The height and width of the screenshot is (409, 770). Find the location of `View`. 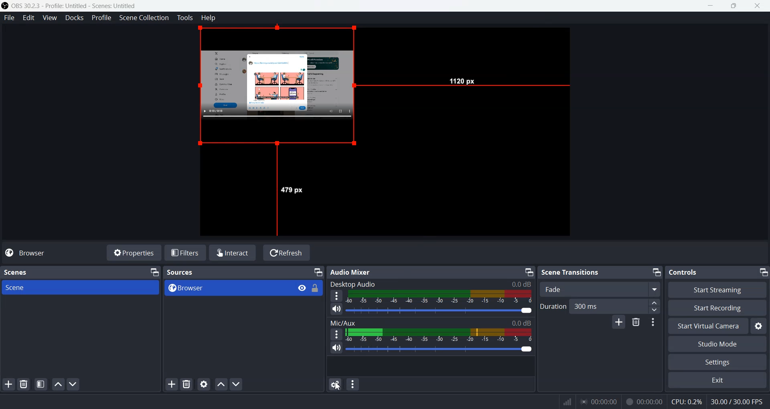

View is located at coordinates (302, 288).